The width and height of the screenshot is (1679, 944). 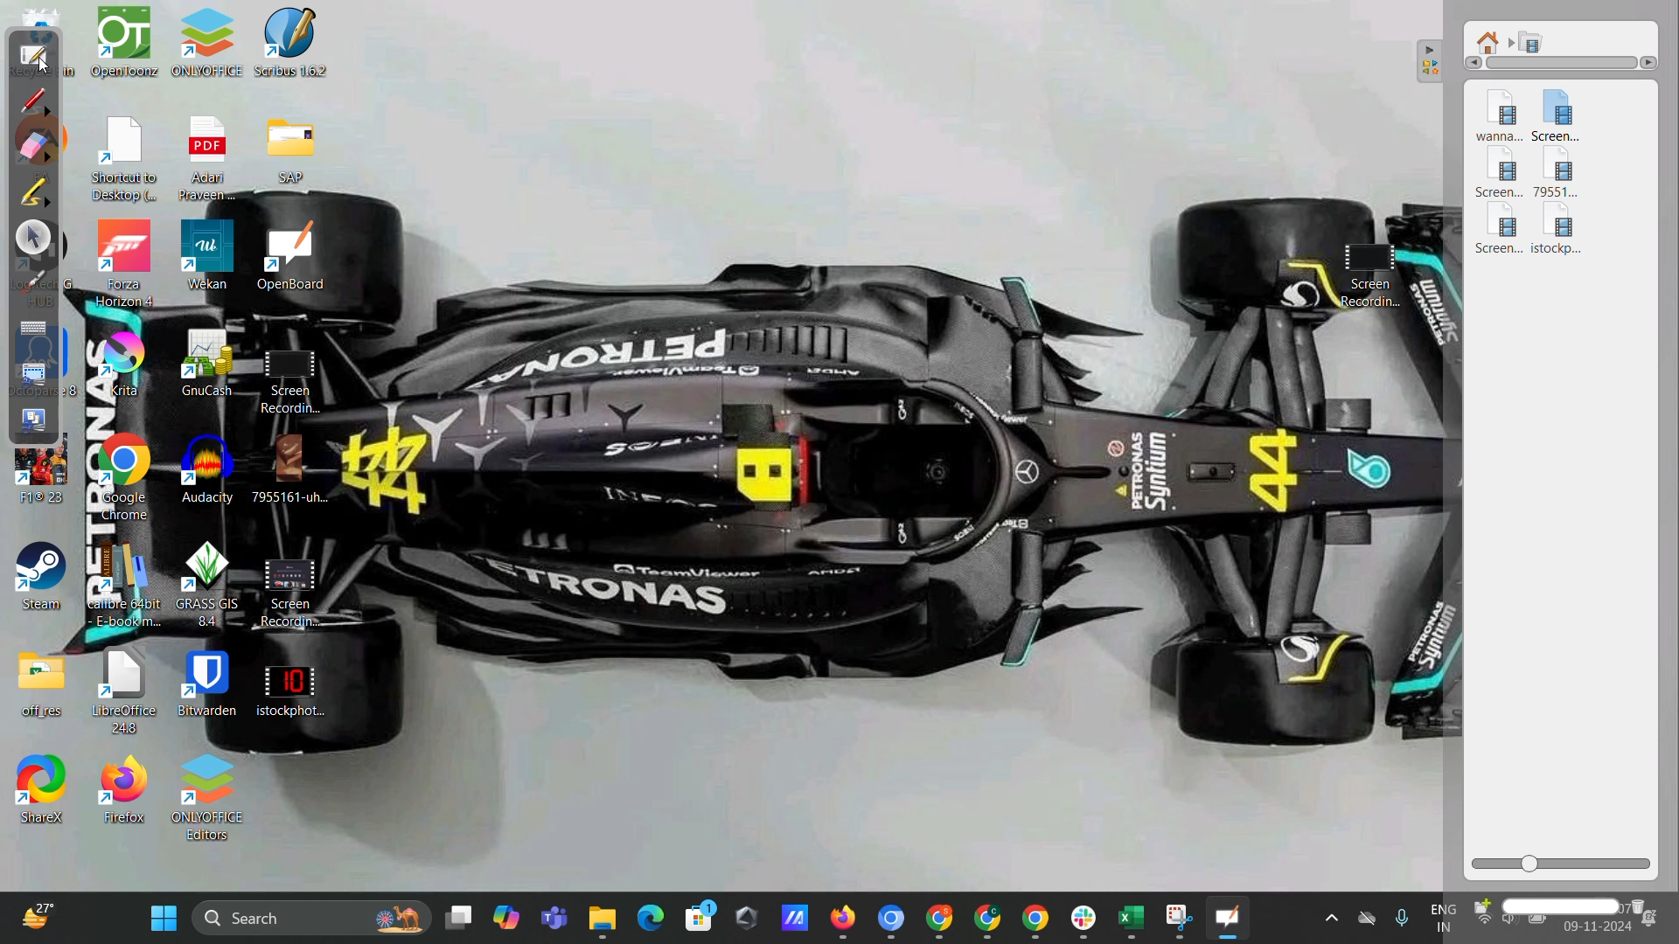 I want to click on capture screen, so click(x=33, y=421).